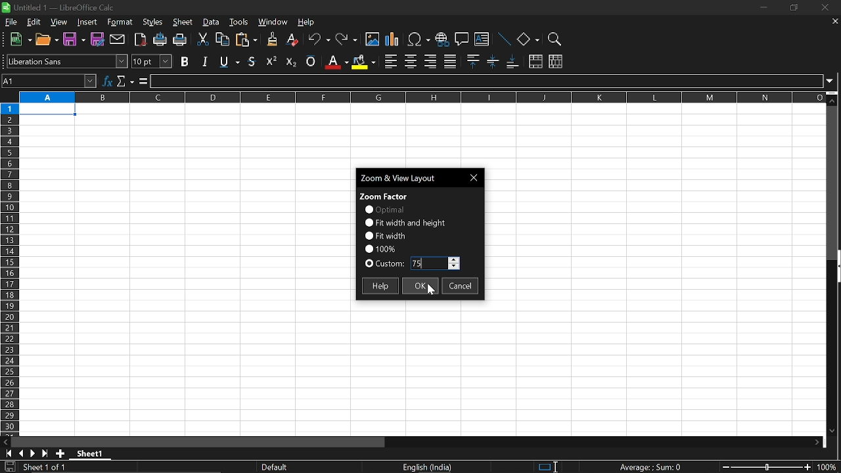  What do you see at coordinates (253, 61) in the screenshot?
I see `underline` at bounding box center [253, 61].